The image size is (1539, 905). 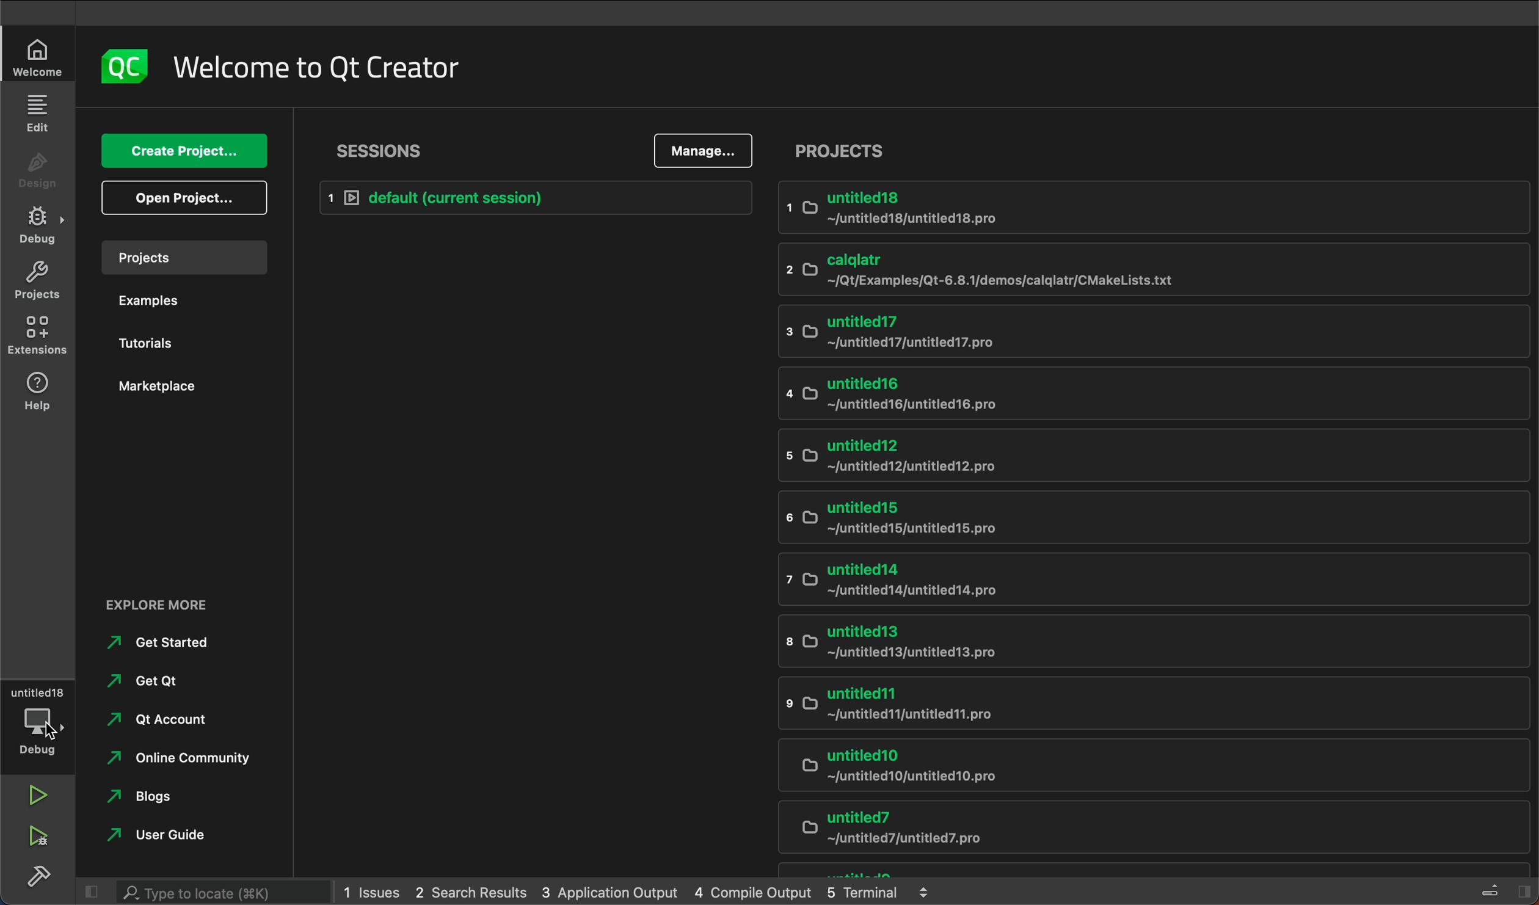 I want to click on explore more, so click(x=189, y=603).